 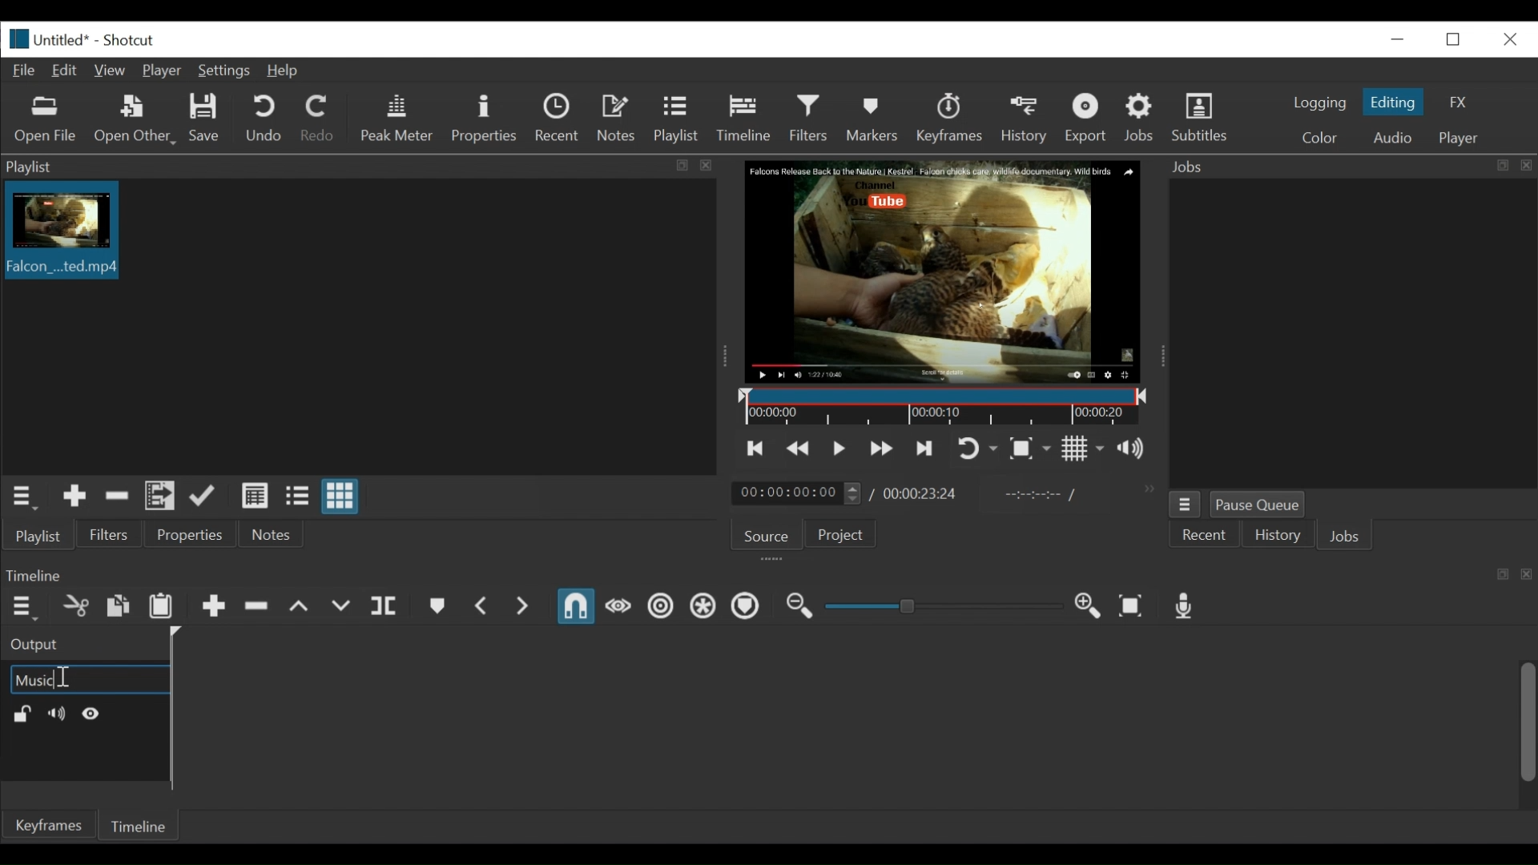 What do you see at coordinates (189, 536) in the screenshot?
I see `Properties` at bounding box center [189, 536].